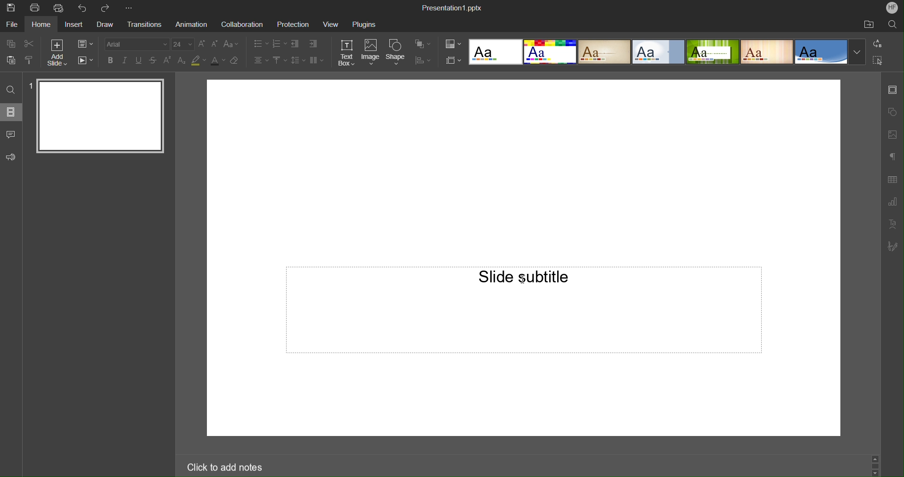  I want to click on Copy, so click(9, 44).